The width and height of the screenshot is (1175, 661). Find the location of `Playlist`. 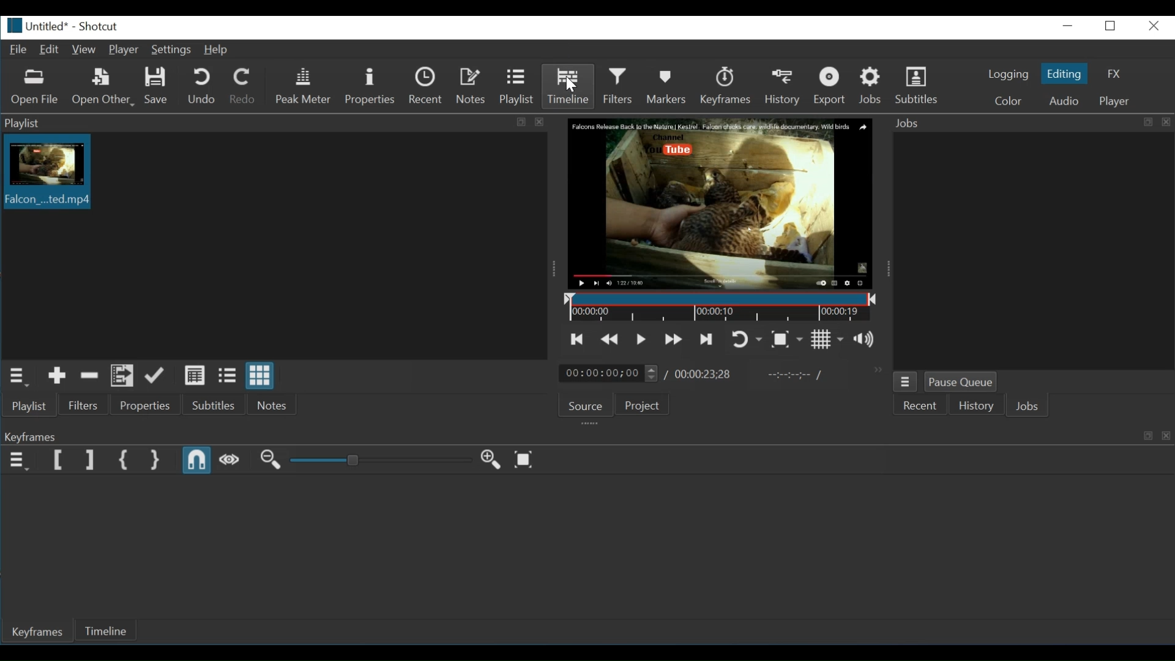

Playlist is located at coordinates (31, 405).